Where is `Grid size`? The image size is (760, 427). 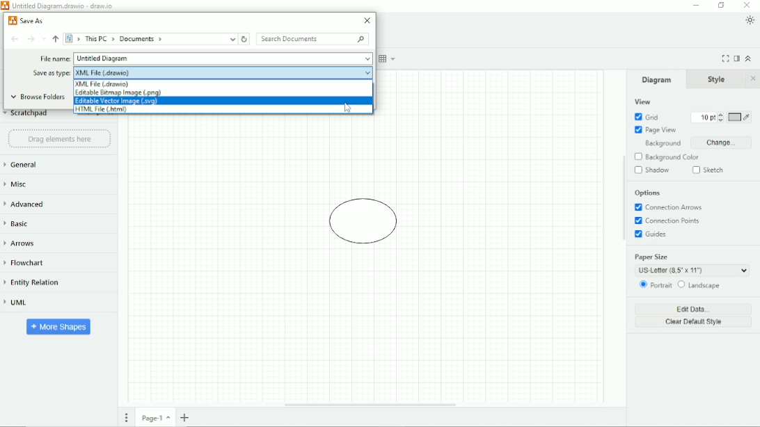 Grid size is located at coordinates (708, 118).